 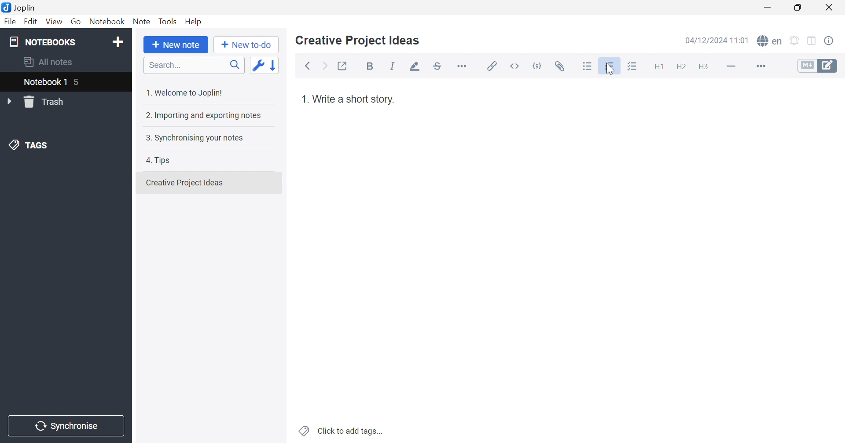 What do you see at coordinates (610, 67) in the screenshot?
I see `Numbered list` at bounding box center [610, 67].